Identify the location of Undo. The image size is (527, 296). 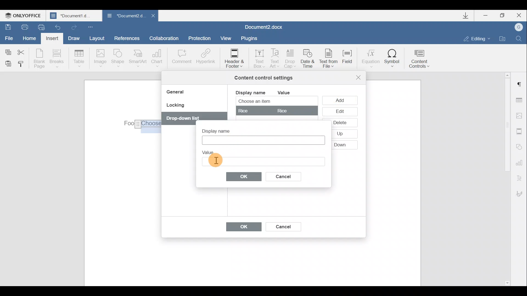
(58, 25).